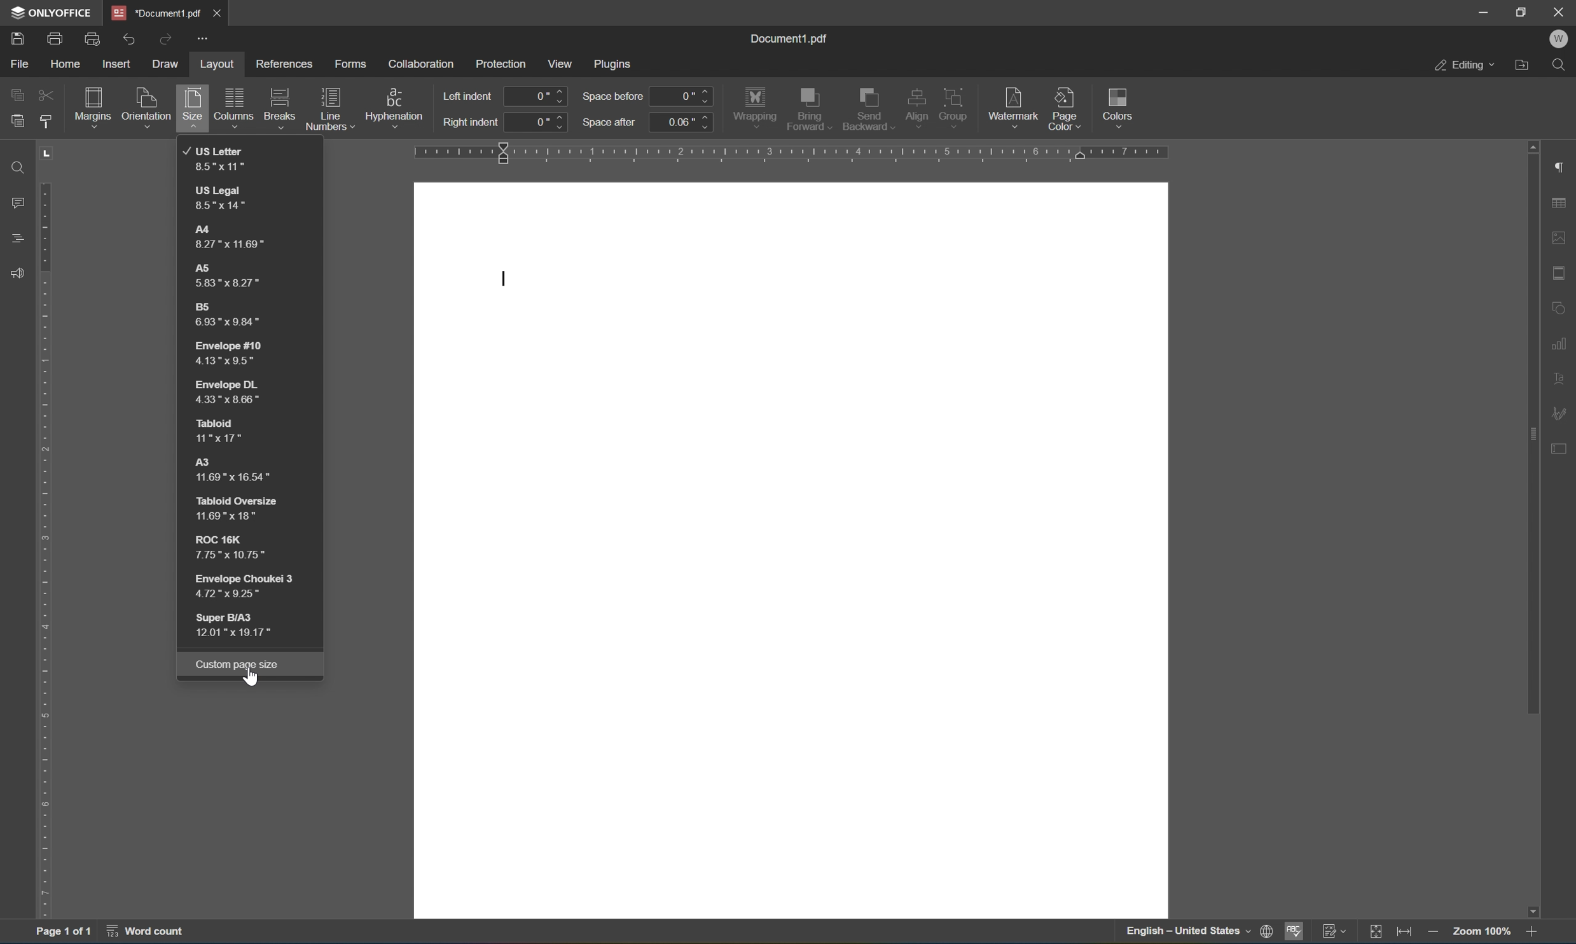 Image resolution: width=1576 pixels, height=944 pixels. Describe the element at coordinates (755, 106) in the screenshot. I see `wrapping` at that location.